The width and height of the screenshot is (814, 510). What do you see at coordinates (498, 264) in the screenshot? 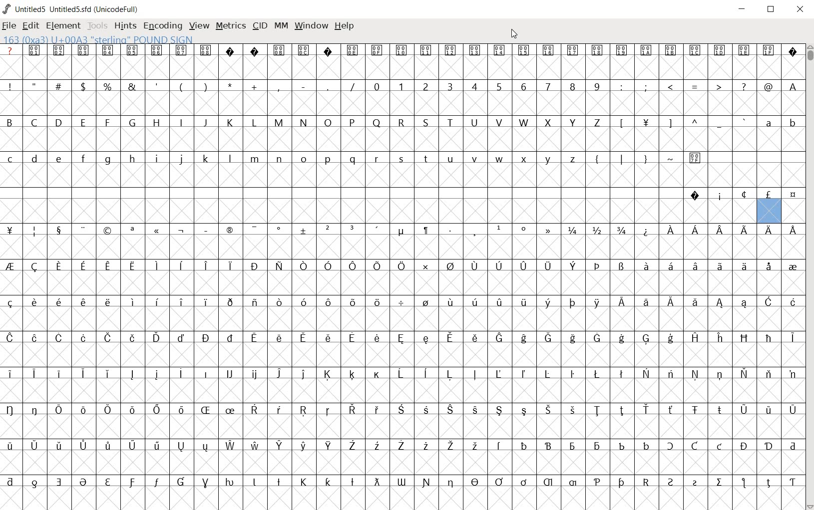
I see `Symbol` at bounding box center [498, 264].